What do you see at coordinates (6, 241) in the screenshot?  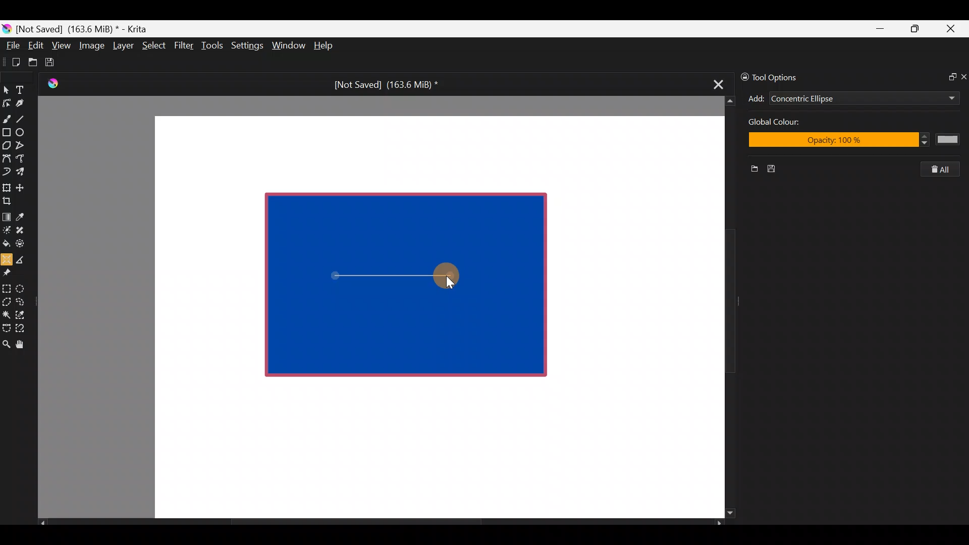 I see `Fill a contiguous area of colour with colour/fill a selection` at bounding box center [6, 241].